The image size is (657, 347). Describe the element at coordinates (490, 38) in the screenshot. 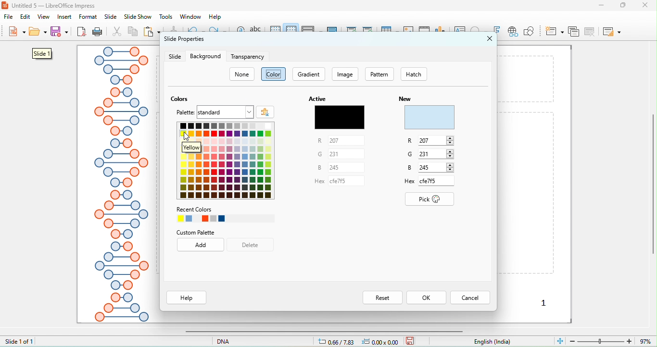

I see `close` at that location.